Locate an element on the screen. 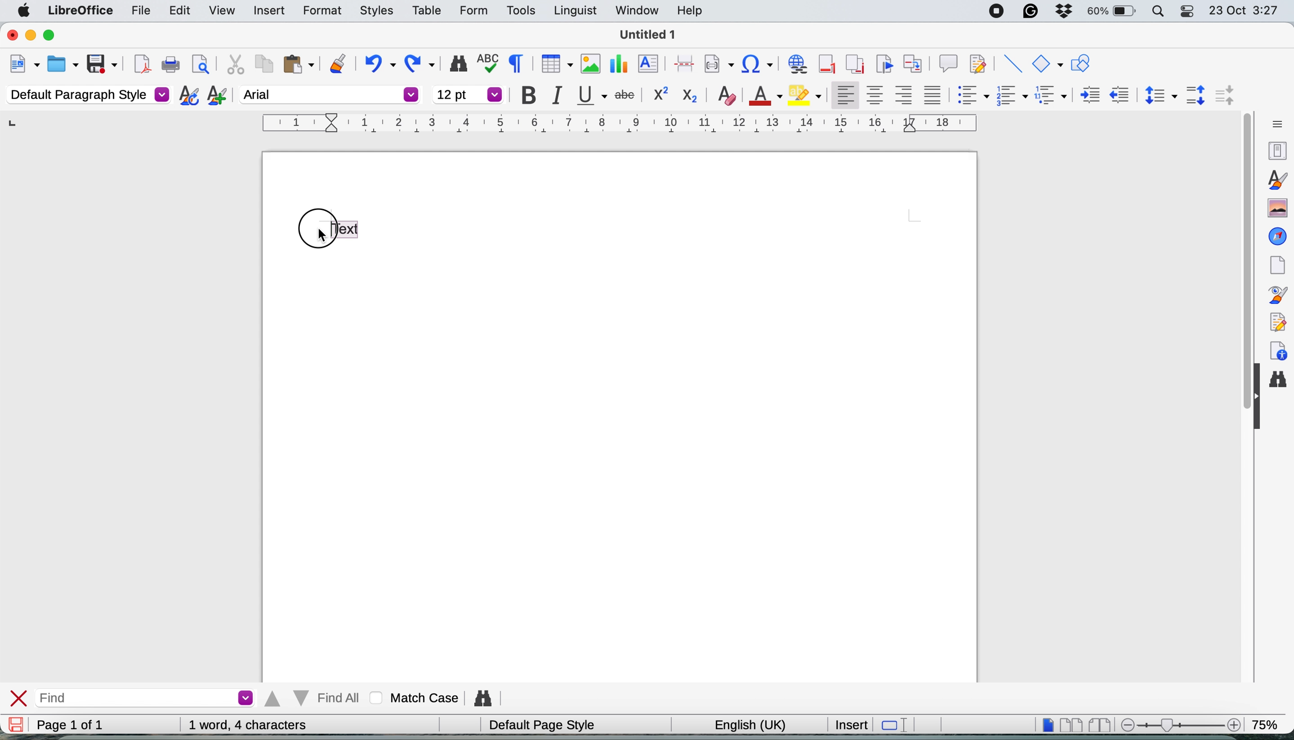 This screenshot has width=1294, height=740. spelling is located at coordinates (486, 63).